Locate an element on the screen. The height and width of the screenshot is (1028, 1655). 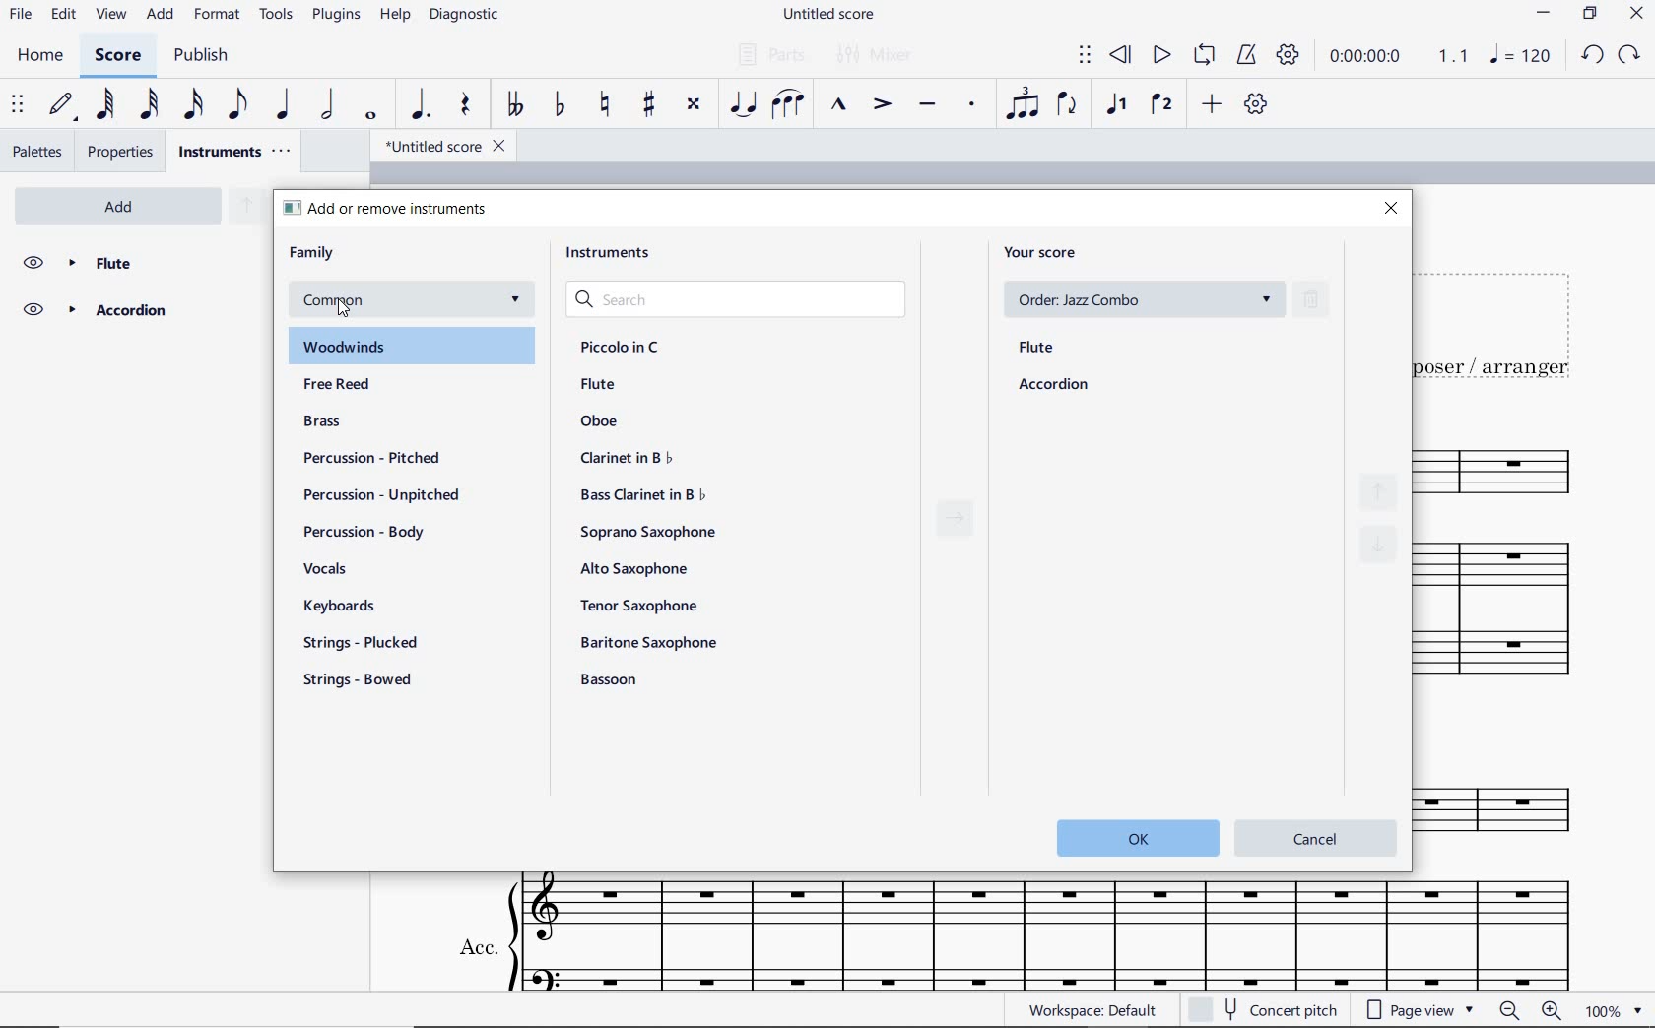
marcato is located at coordinates (838, 106).